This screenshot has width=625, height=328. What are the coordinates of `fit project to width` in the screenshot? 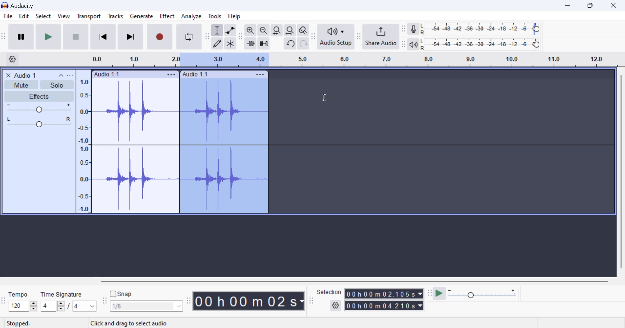 It's located at (290, 31).